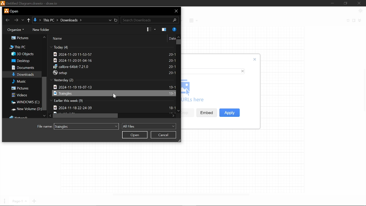  What do you see at coordinates (229, 113) in the screenshot?
I see `Apply` at bounding box center [229, 113].